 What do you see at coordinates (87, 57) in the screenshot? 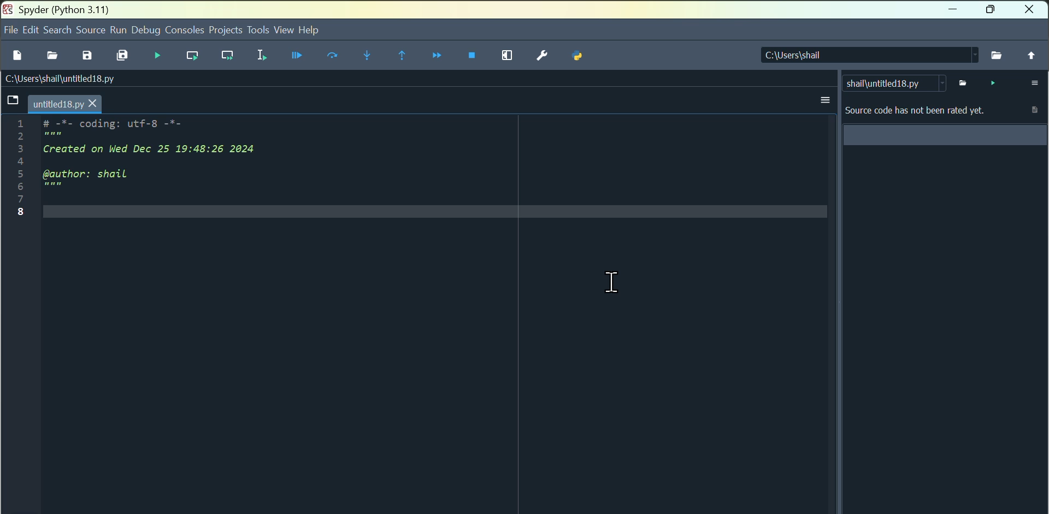
I see `save` at bounding box center [87, 57].